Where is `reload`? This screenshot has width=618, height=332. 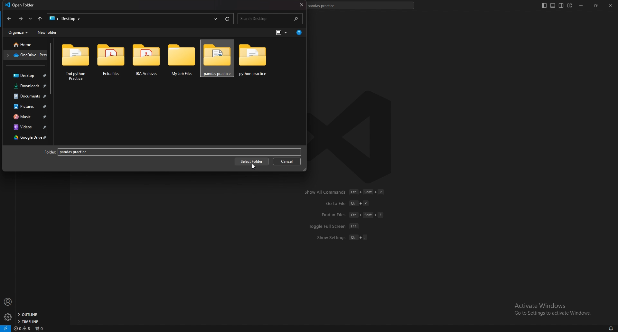
reload is located at coordinates (228, 18).